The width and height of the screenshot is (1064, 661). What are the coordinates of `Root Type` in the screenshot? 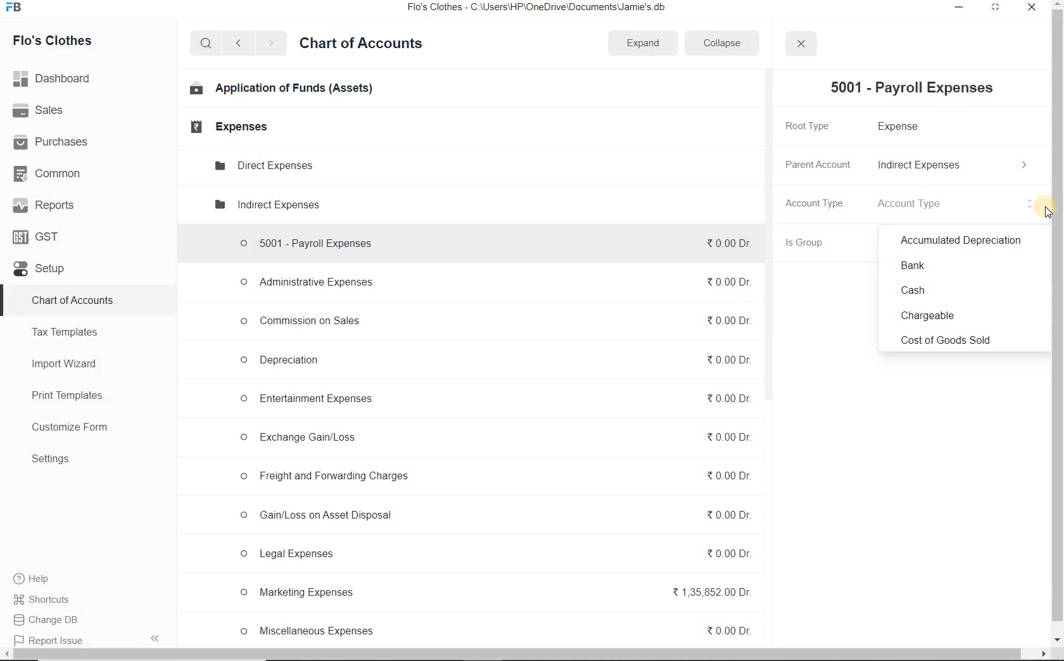 It's located at (816, 125).